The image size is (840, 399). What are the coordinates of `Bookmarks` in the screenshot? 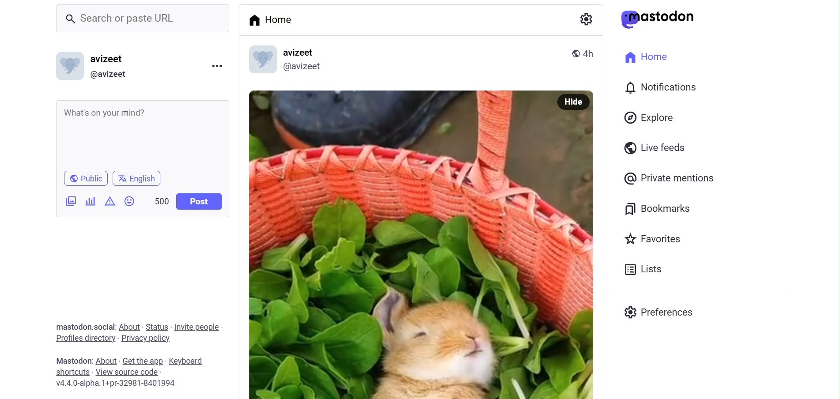 It's located at (657, 208).